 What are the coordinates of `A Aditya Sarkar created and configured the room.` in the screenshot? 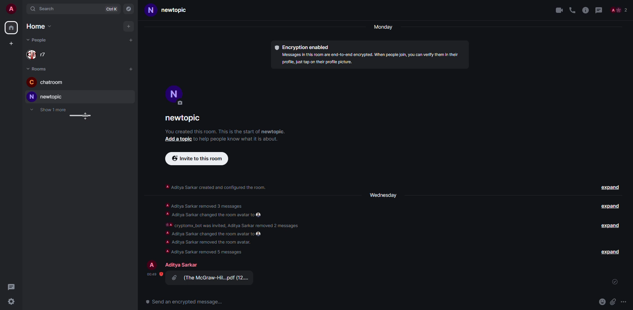 It's located at (215, 187).